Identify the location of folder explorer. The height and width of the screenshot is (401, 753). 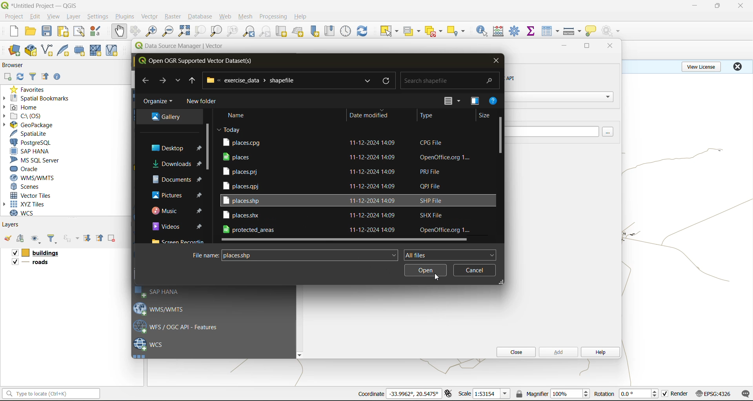
(177, 179).